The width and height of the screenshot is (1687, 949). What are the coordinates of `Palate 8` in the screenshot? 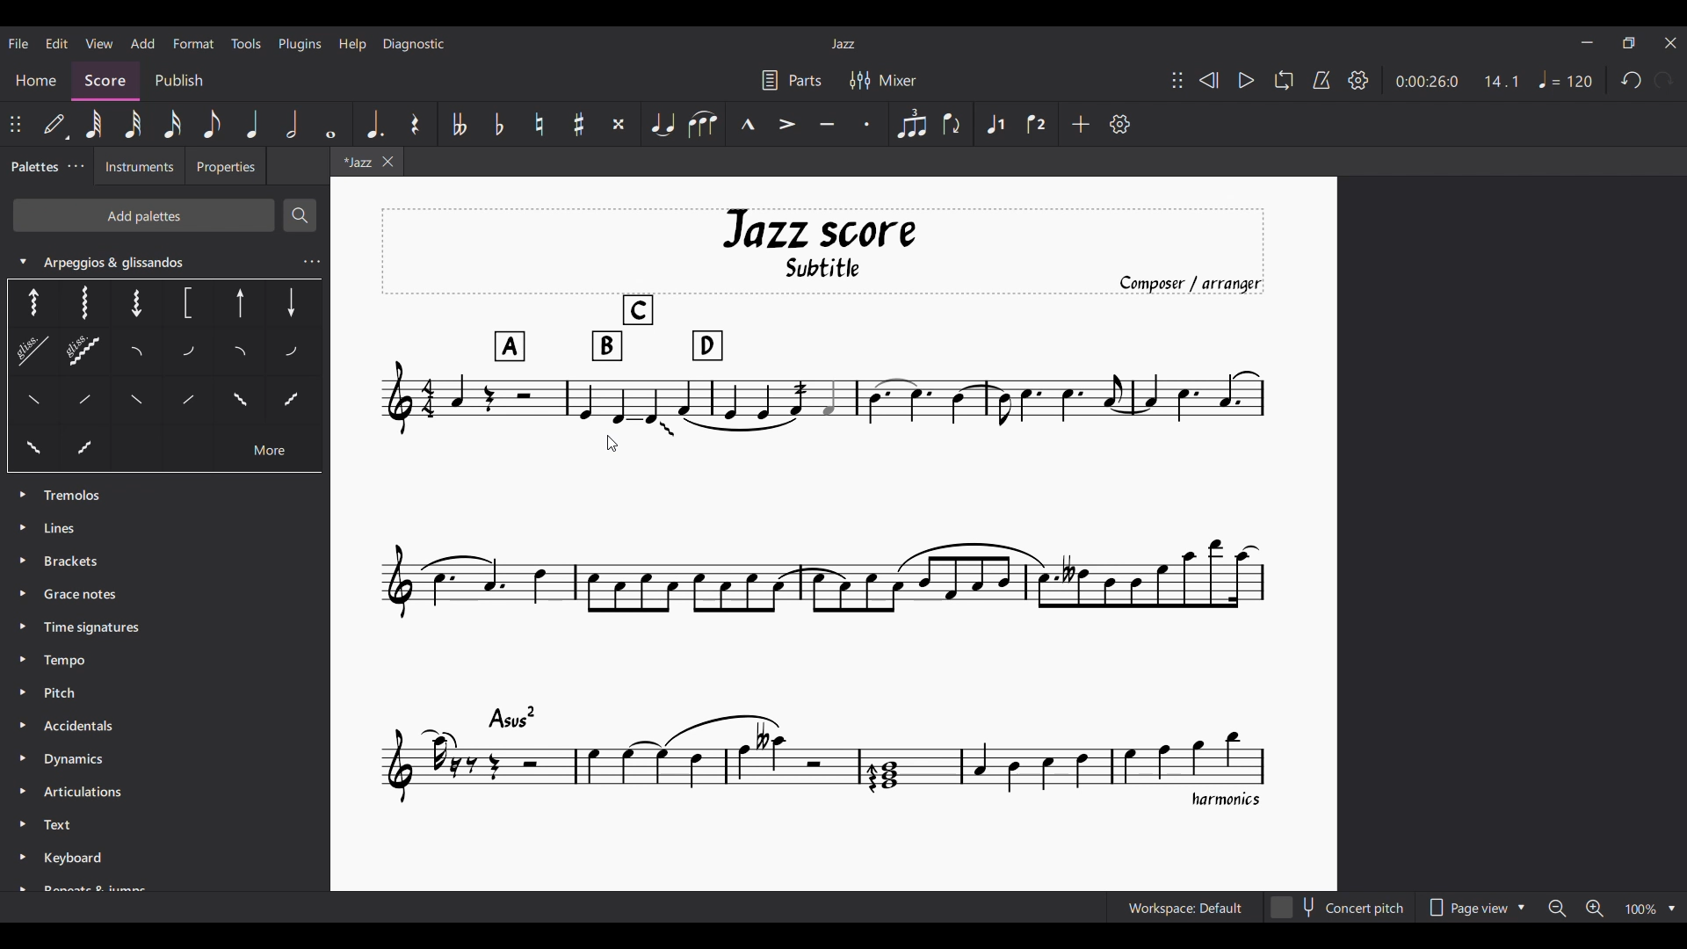 It's located at (85, 353).